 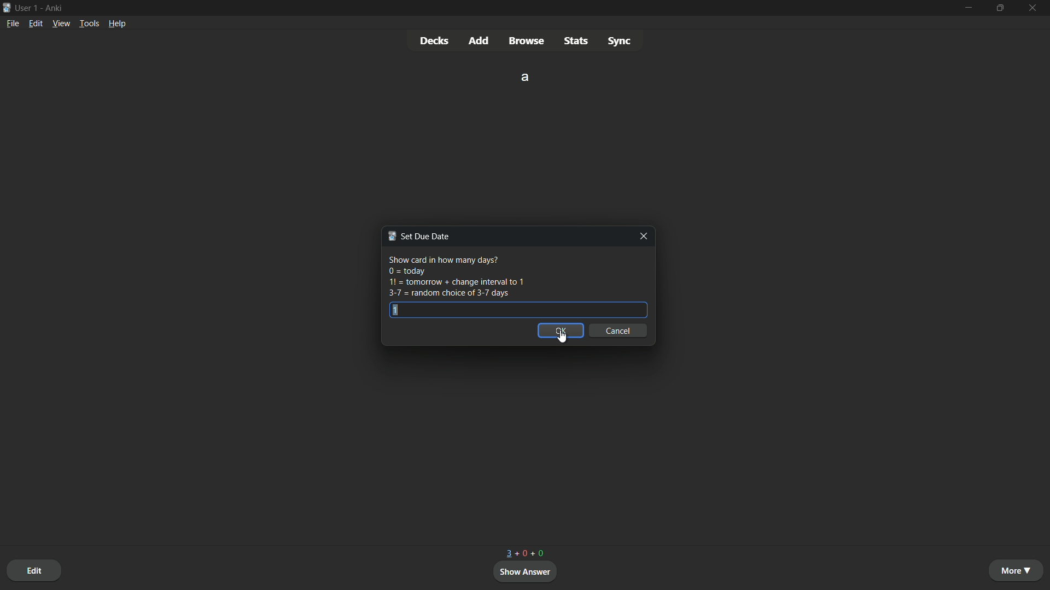 I want to click on edit menu, so click(x=36, y=23).